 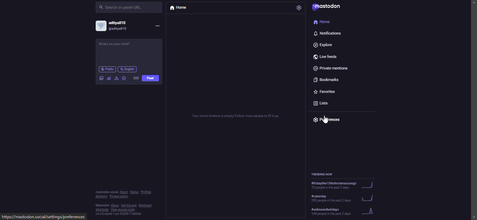 I want to click on lists, so click(x=323, y=104).